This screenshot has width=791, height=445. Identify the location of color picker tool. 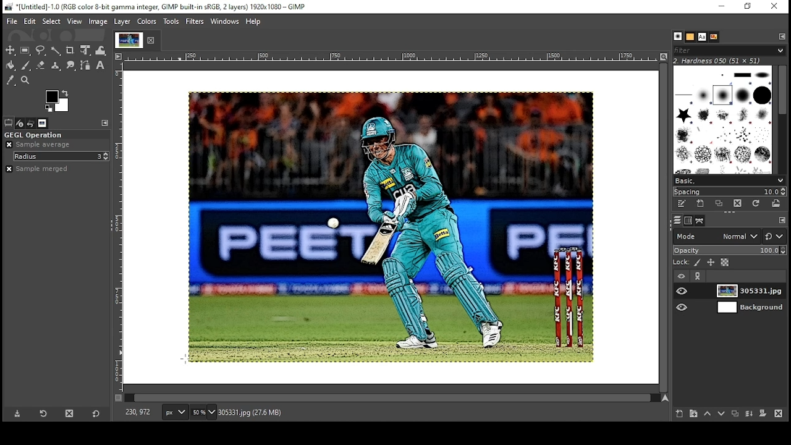
(11, 80).